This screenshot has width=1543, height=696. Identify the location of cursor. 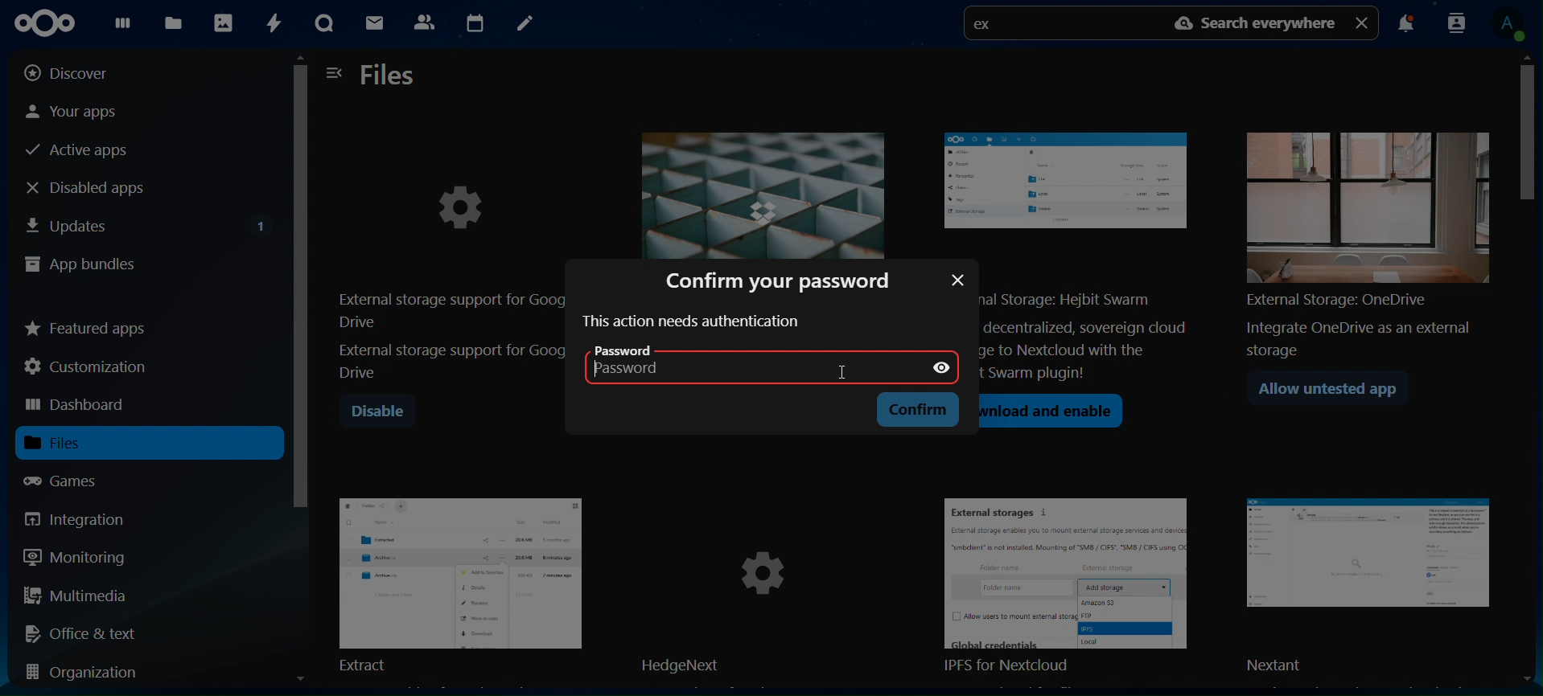
(842, 372).